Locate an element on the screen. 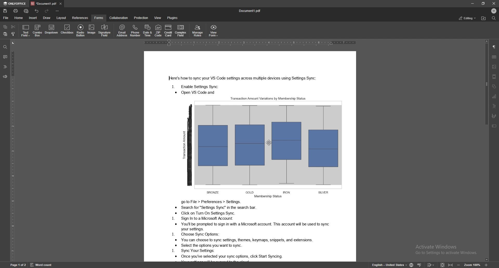 The image size is (499, 268). insert is located at coordinates (33, 18).